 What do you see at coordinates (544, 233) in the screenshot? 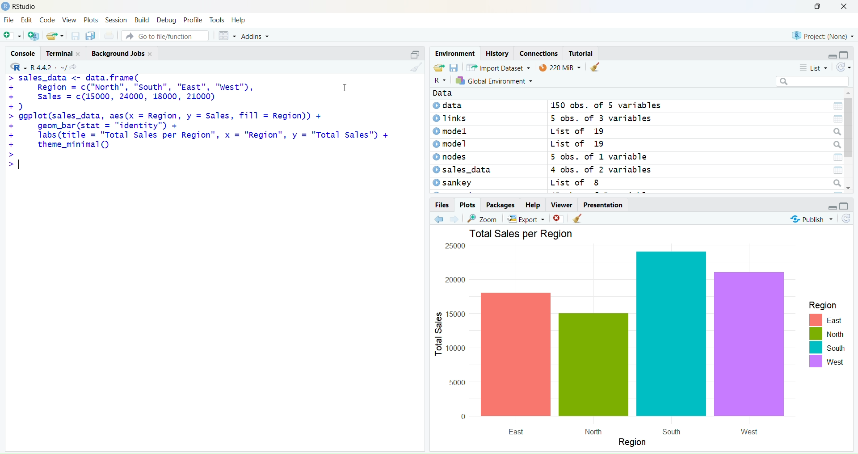
I see `Total Sales per Region` at bounding box center [544, 233].